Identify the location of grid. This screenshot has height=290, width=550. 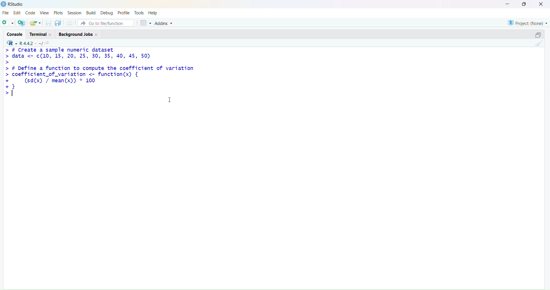
(146, 23).